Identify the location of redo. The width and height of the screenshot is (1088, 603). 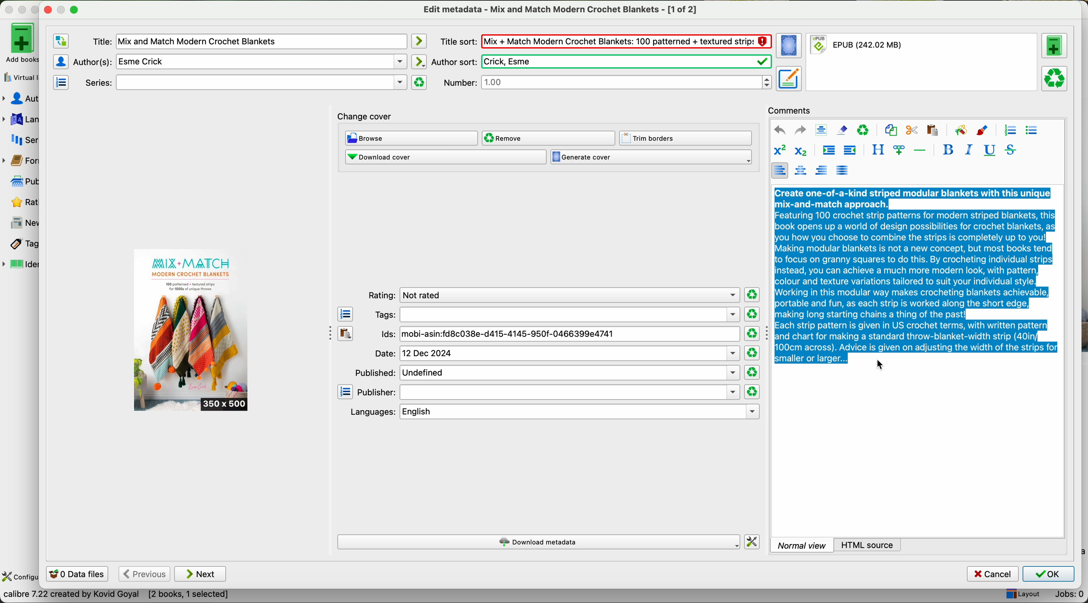
(800, 130).